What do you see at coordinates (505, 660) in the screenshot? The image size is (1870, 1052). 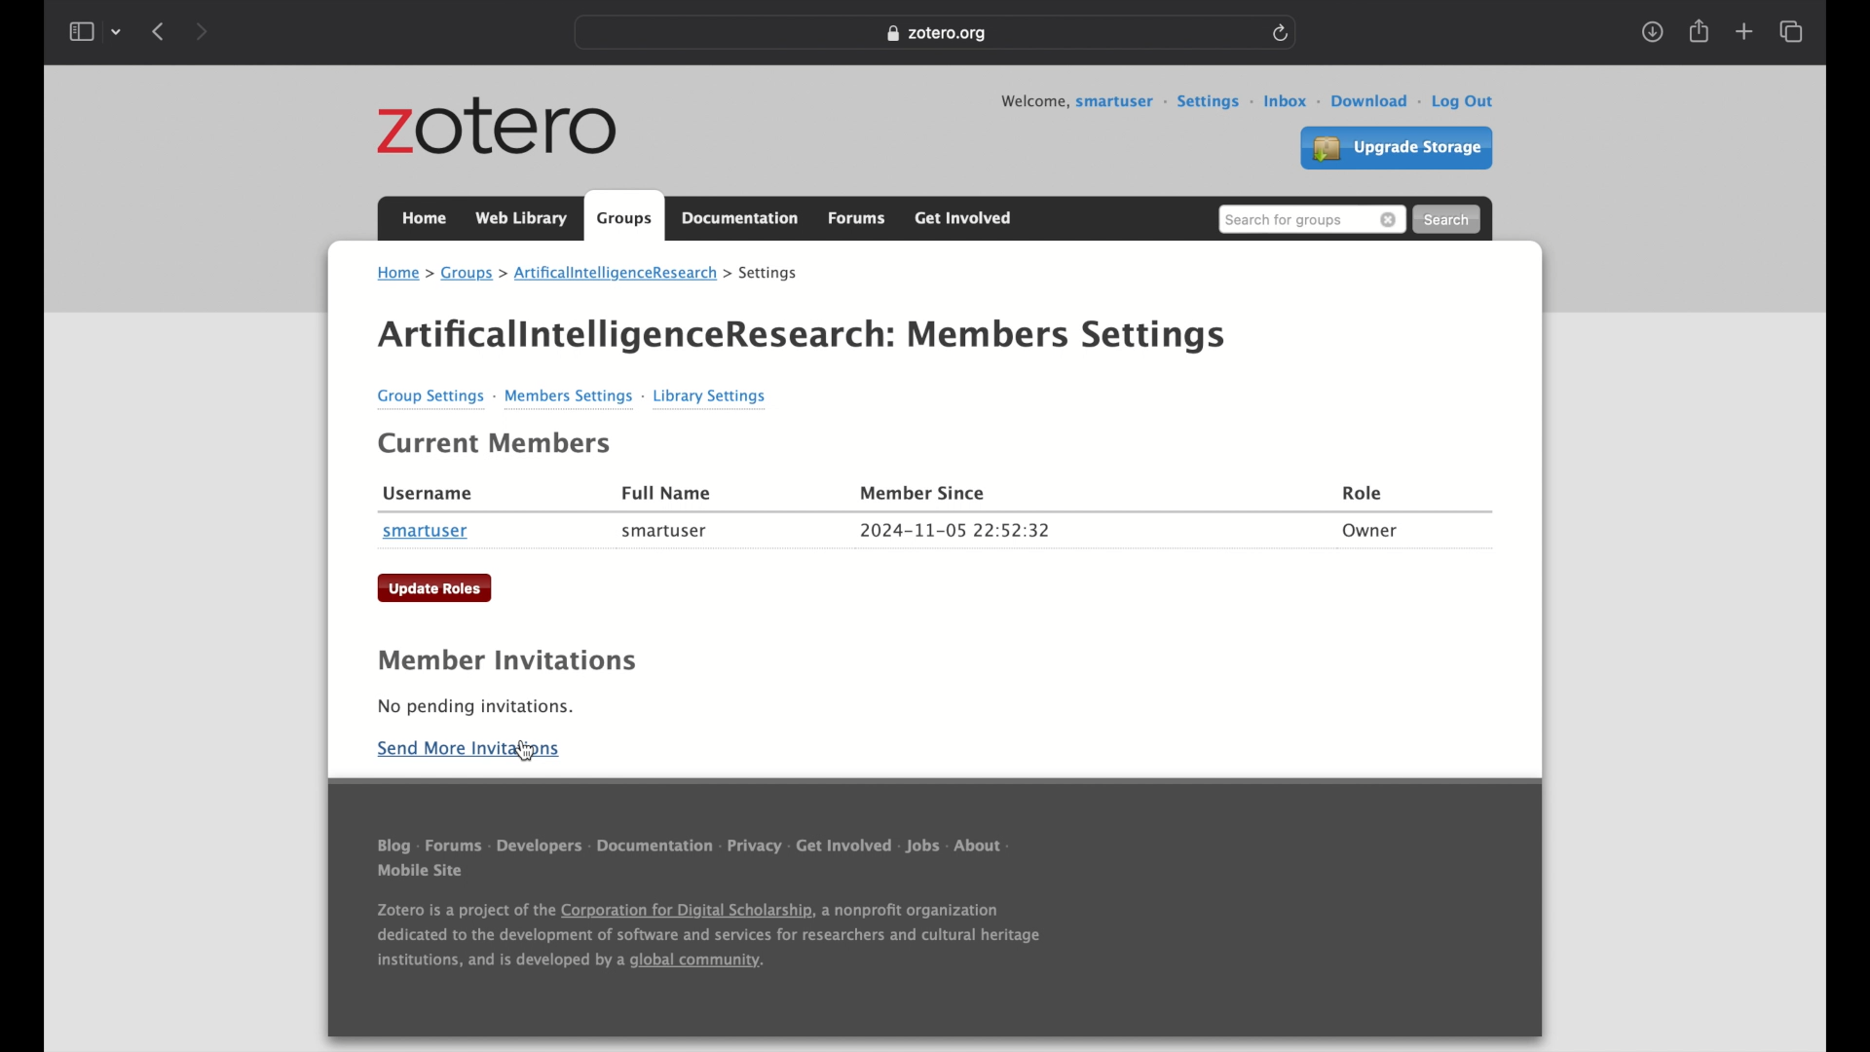 I see `member invitations` at bounding box center [505, 660].